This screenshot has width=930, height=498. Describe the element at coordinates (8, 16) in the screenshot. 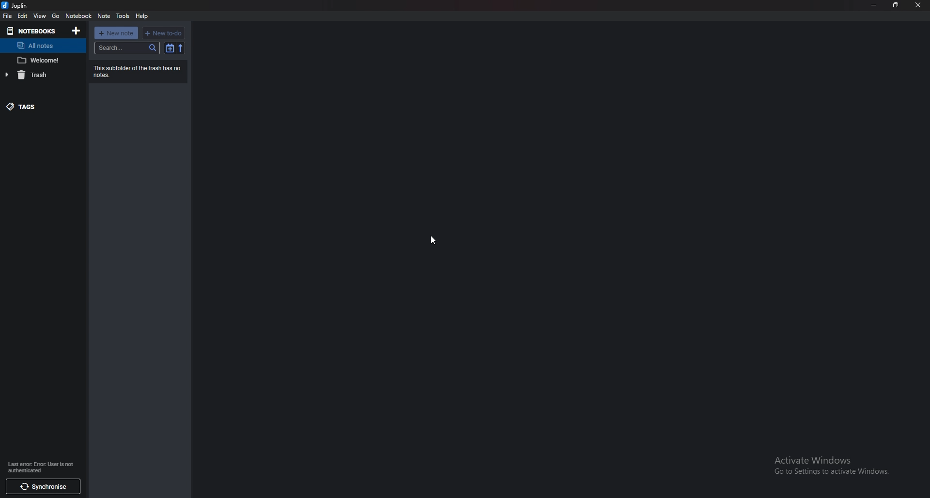

I see `file` at that location.